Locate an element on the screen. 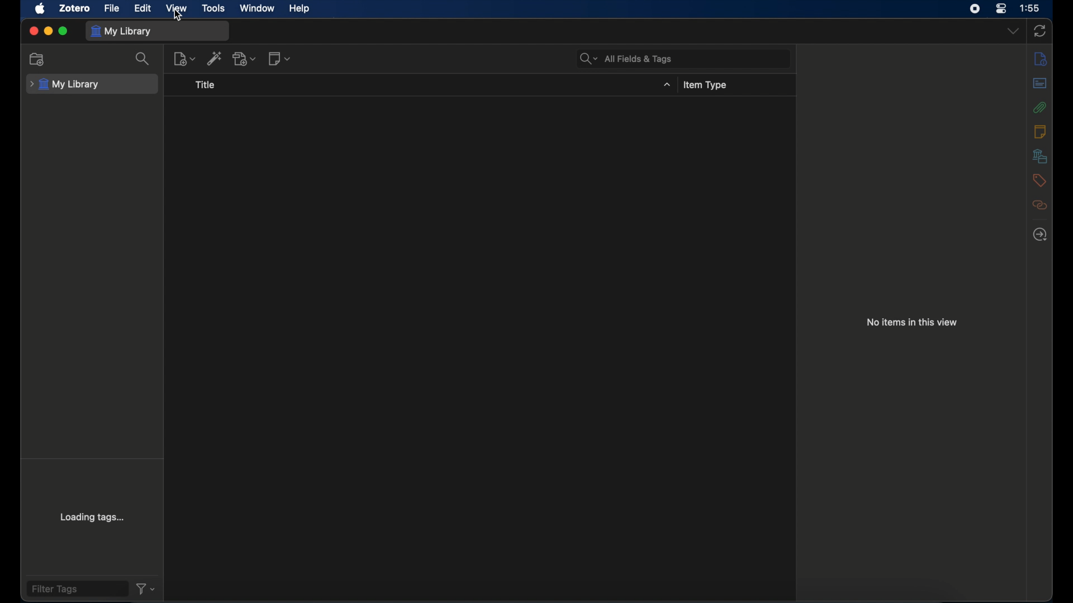 The height and width of the screenshot is (603, 1073). new note is located at coordinates (279, 59).